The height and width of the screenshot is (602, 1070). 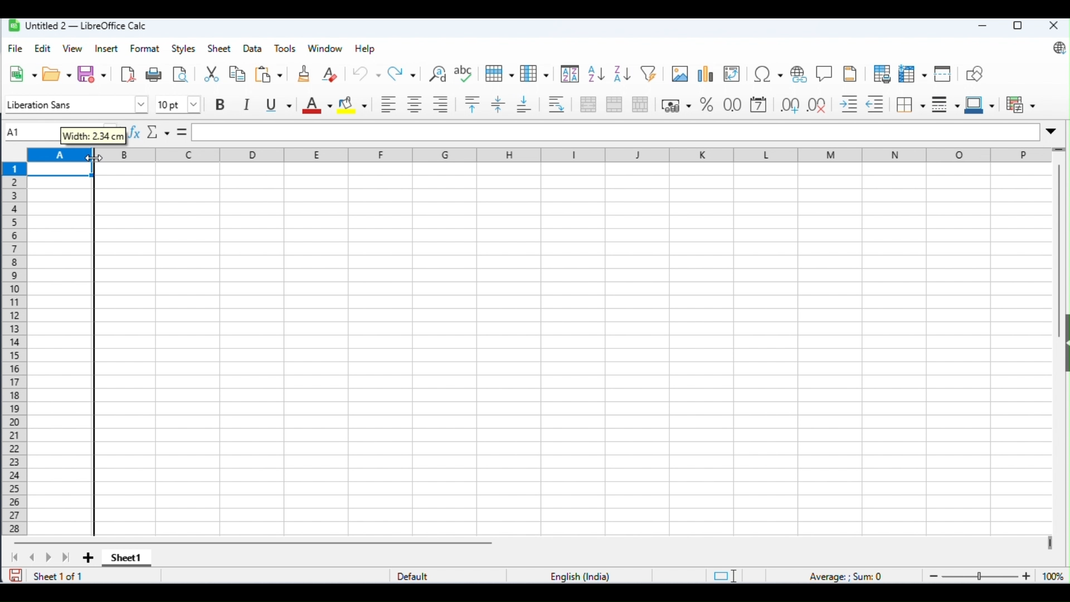 I want to click on format as percent, so click(x=675, y=105).